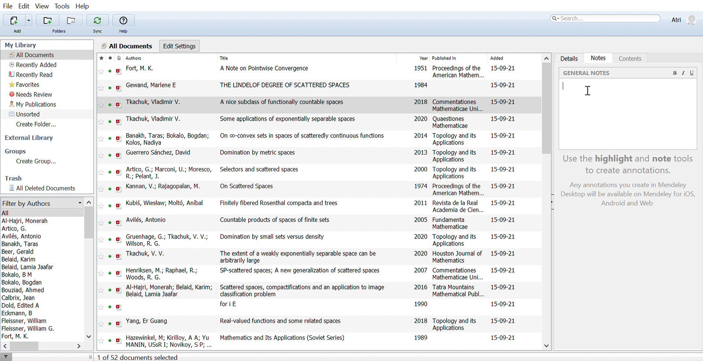 This screenshot has width=703, height=361. Describe the element at coordinates (25, 7) in the screenshot. I see `Edit` at that location.